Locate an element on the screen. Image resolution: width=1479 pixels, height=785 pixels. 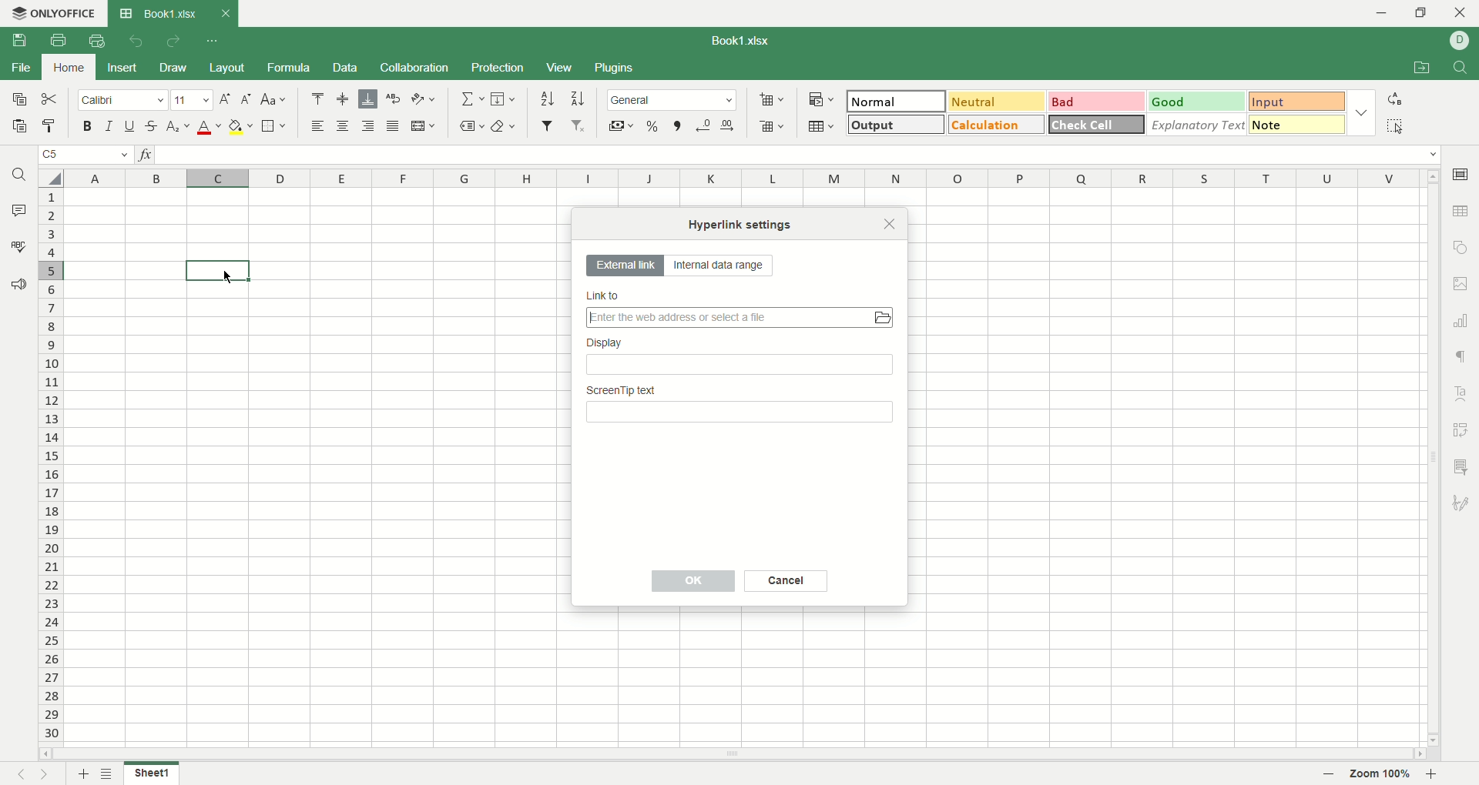
feedback and support is located at coordinates (19, 285).